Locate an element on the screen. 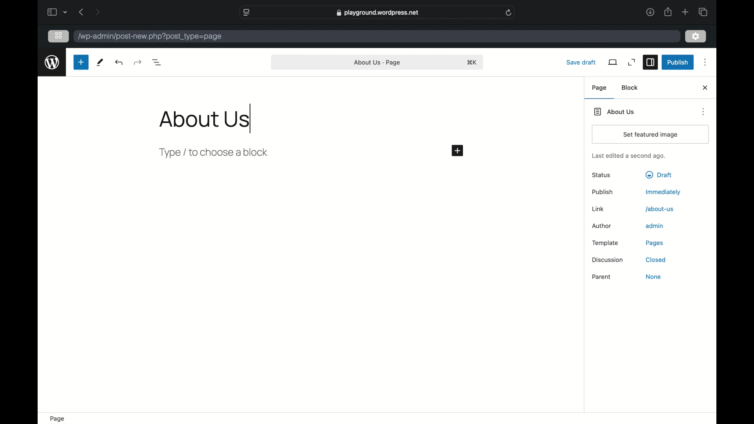  about us is located at coordinates (205, 119).